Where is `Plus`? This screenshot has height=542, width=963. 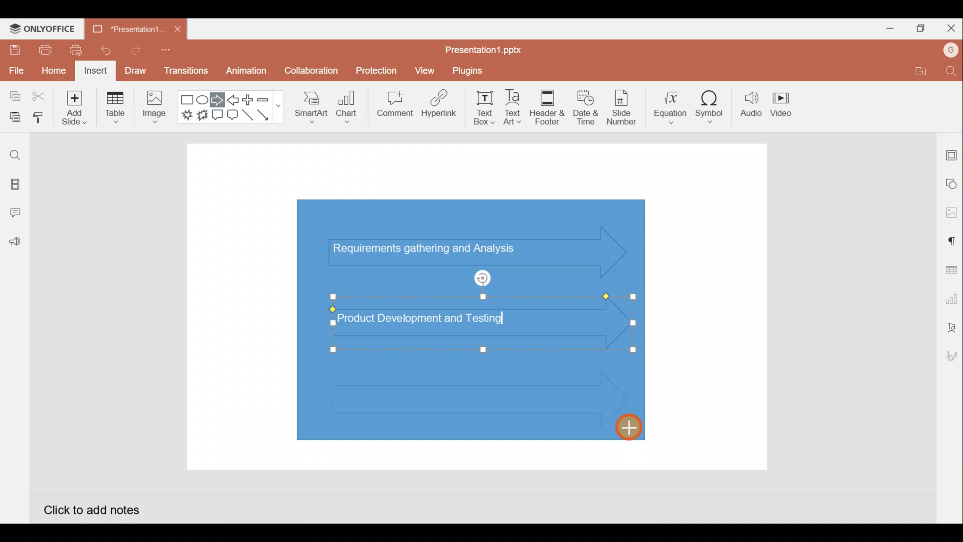
Plus is located at coordinates (250, 100).